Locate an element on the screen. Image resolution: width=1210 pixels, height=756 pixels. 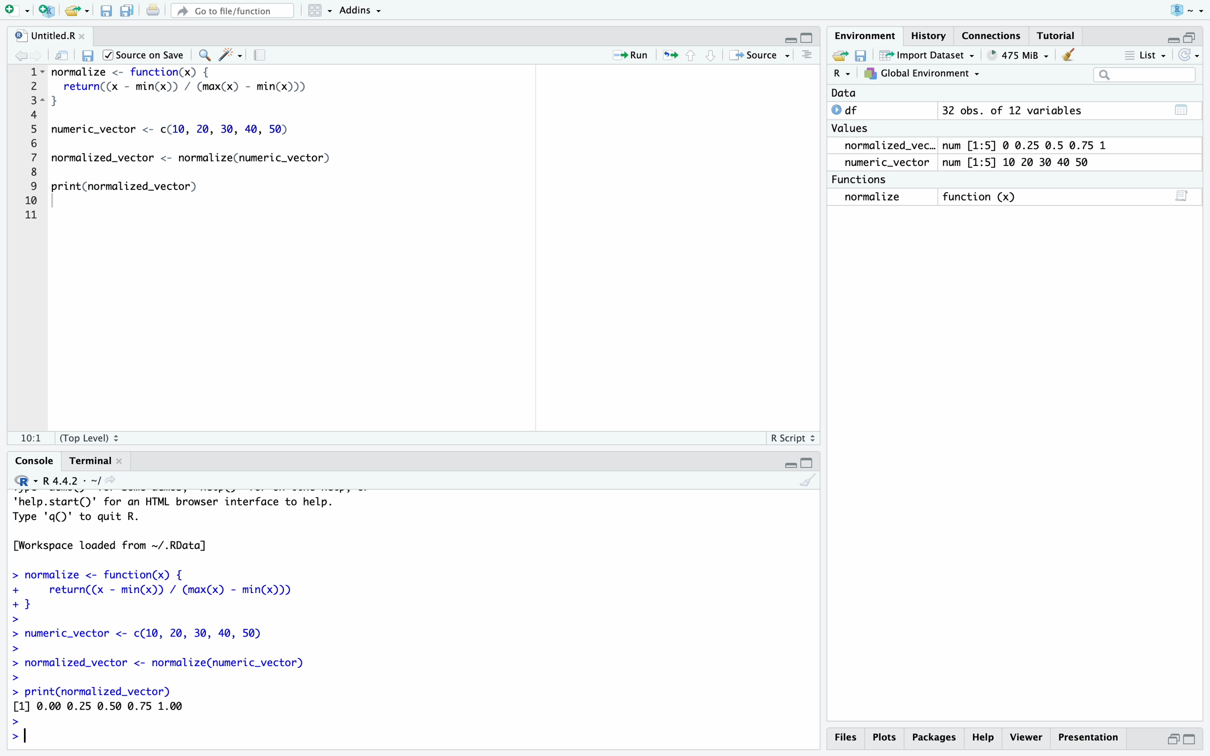
Tutorial is located at coordinates (1057, 34).